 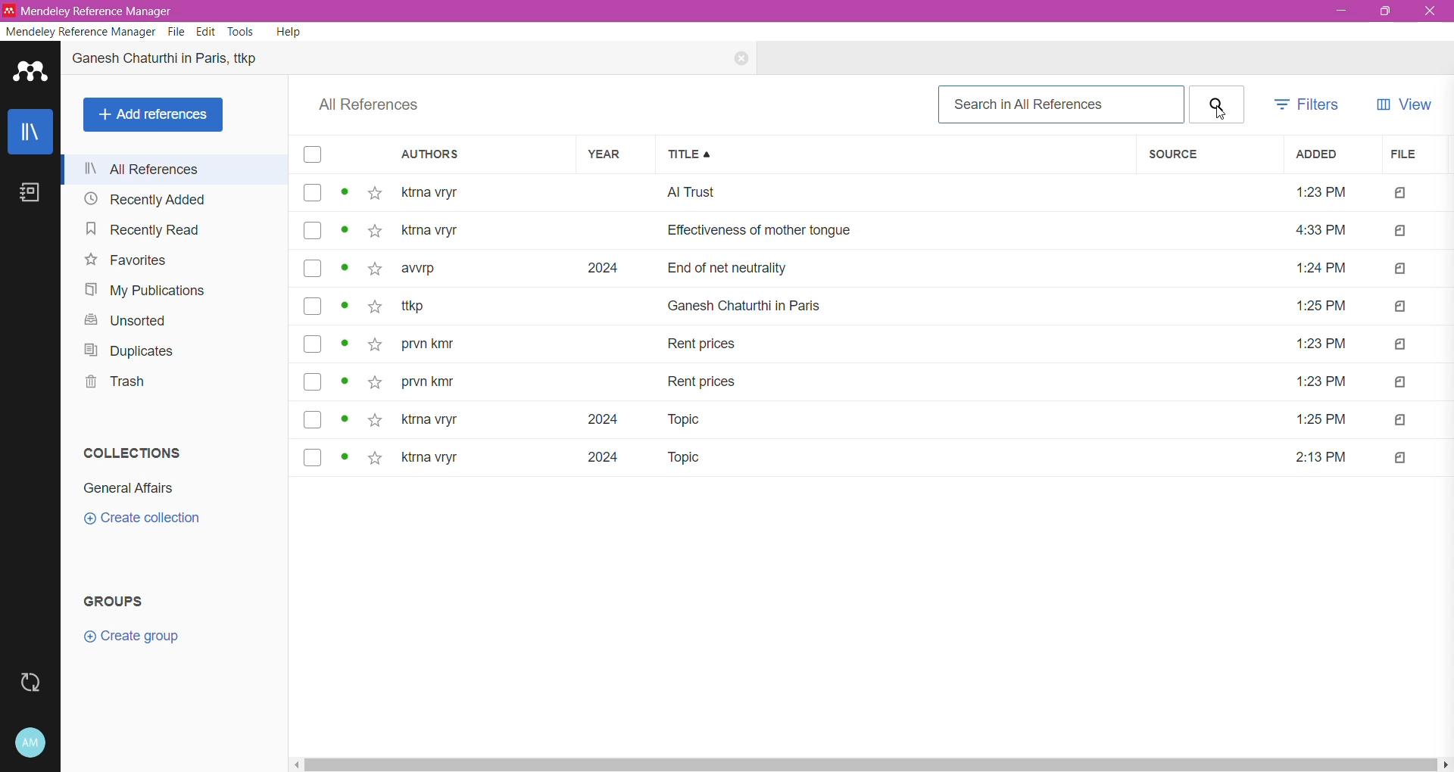 What do you see at coordinates (1399, 270) in the screenshot?
I see `file type` at bounding box center [1399, 270].